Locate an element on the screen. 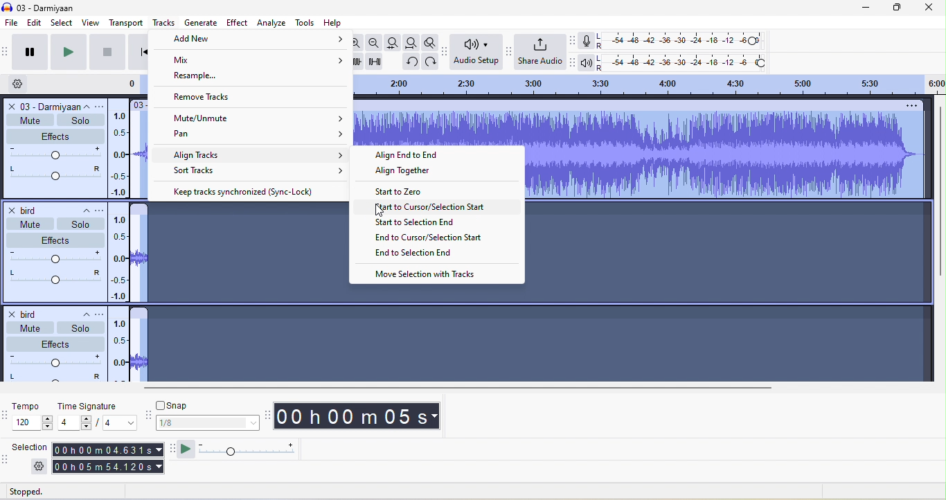 Image resolution: width=946 pixels, height=500 pixels. Cursor on align tracks is located at coordinates (258, 154).